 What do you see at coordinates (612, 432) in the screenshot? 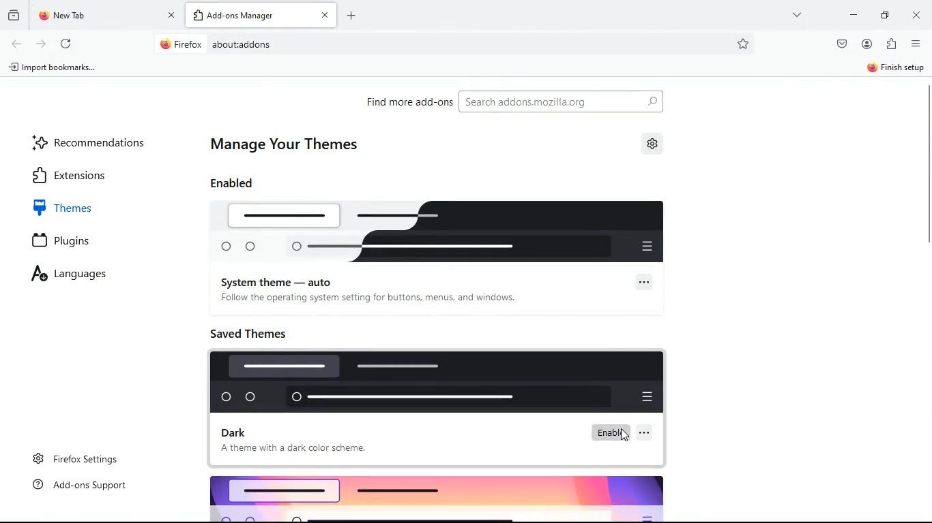
I see `enable` at bounding box center [612, 432].